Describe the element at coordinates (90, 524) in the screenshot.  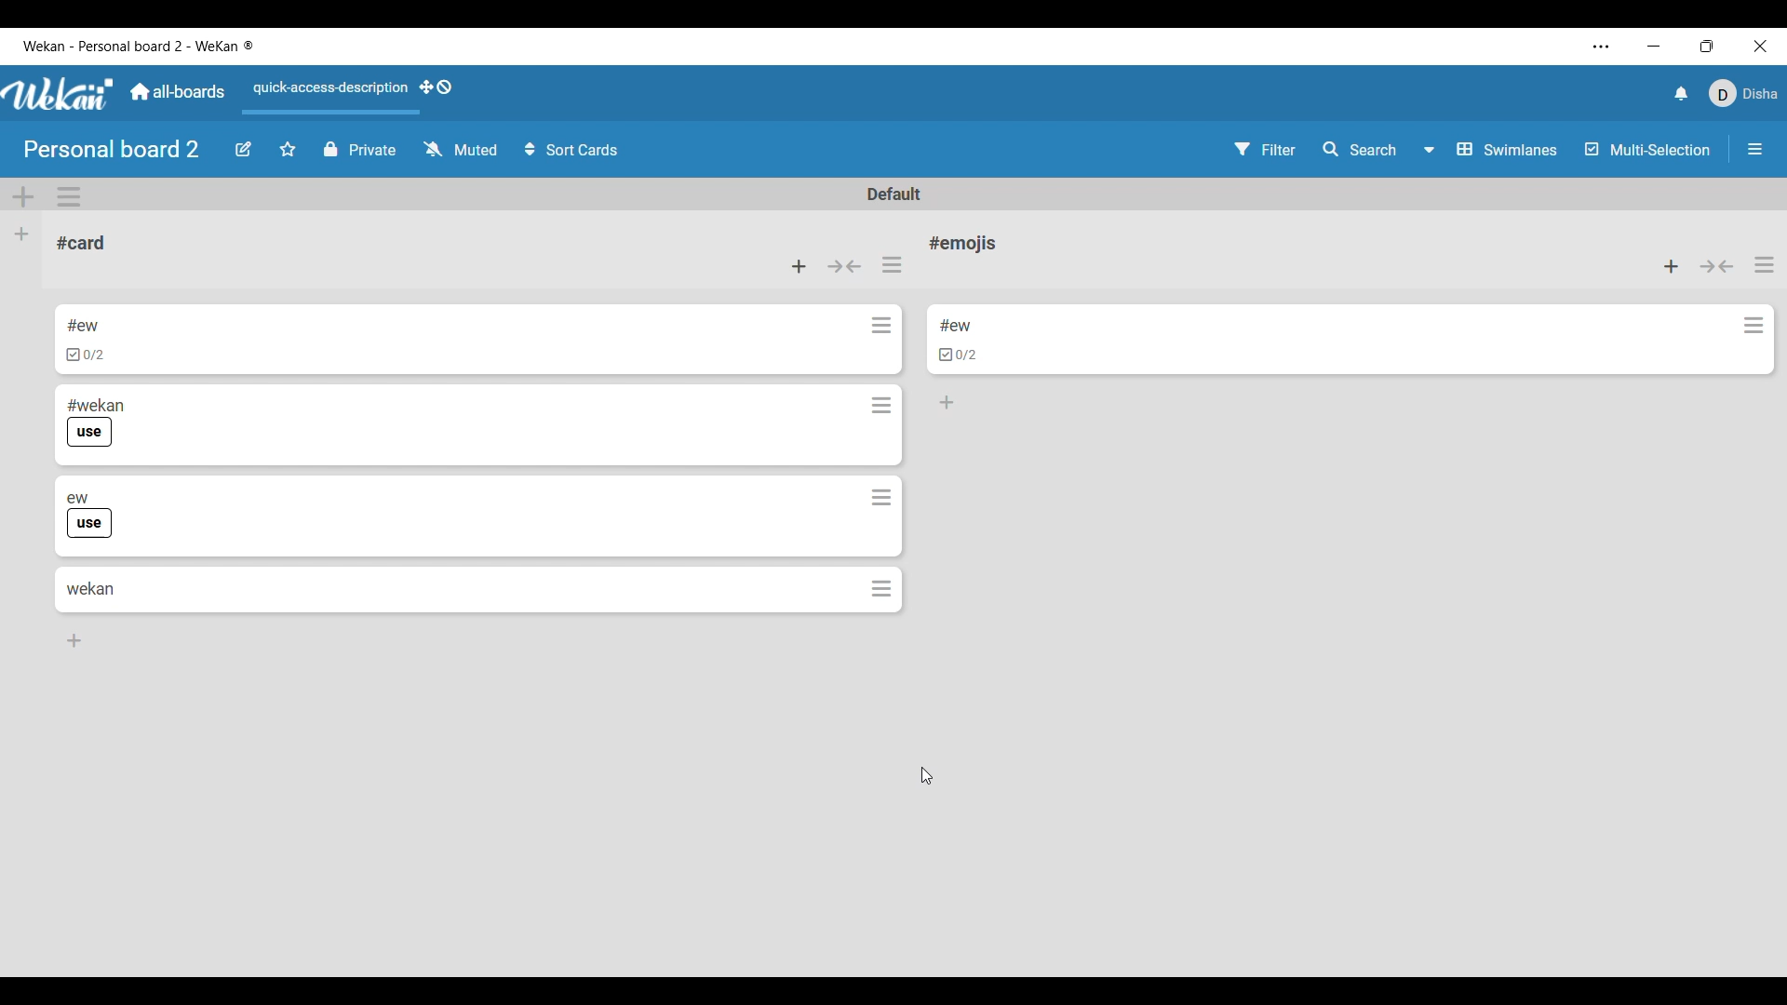
I see `Indicates use of label in card` at that location.